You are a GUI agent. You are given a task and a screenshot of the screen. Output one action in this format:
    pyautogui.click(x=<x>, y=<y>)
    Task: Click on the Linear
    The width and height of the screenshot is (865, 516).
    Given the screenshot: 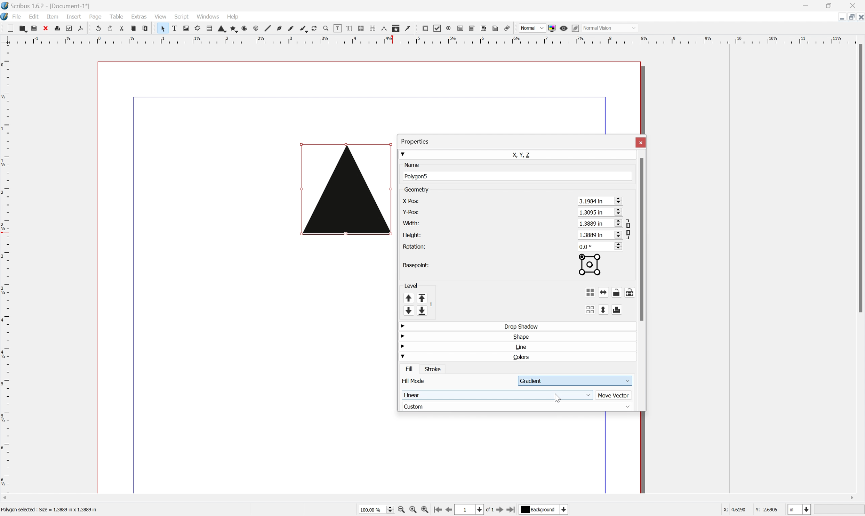 What is the action you would take?
    pyautogui.click(x=412, y=395)
    